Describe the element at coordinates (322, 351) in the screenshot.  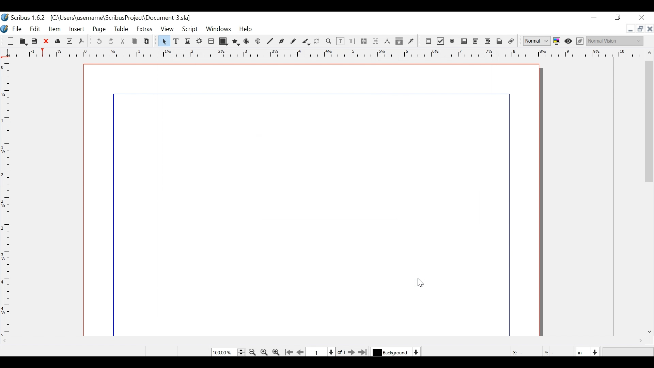
I see `Current Page` at that location.